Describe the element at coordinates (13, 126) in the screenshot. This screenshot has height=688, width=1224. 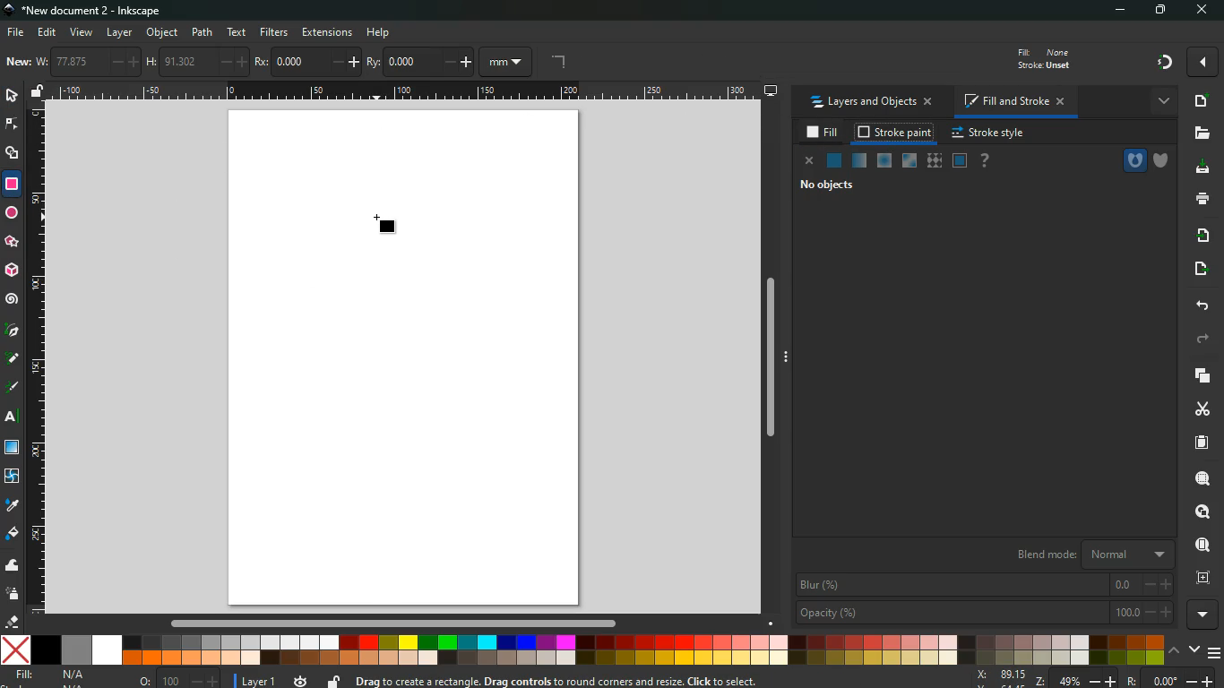
I see `edge` at that location.